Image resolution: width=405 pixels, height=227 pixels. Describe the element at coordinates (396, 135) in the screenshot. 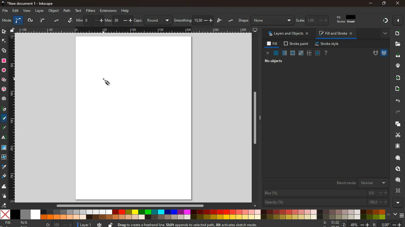

I see `cut` at that location.